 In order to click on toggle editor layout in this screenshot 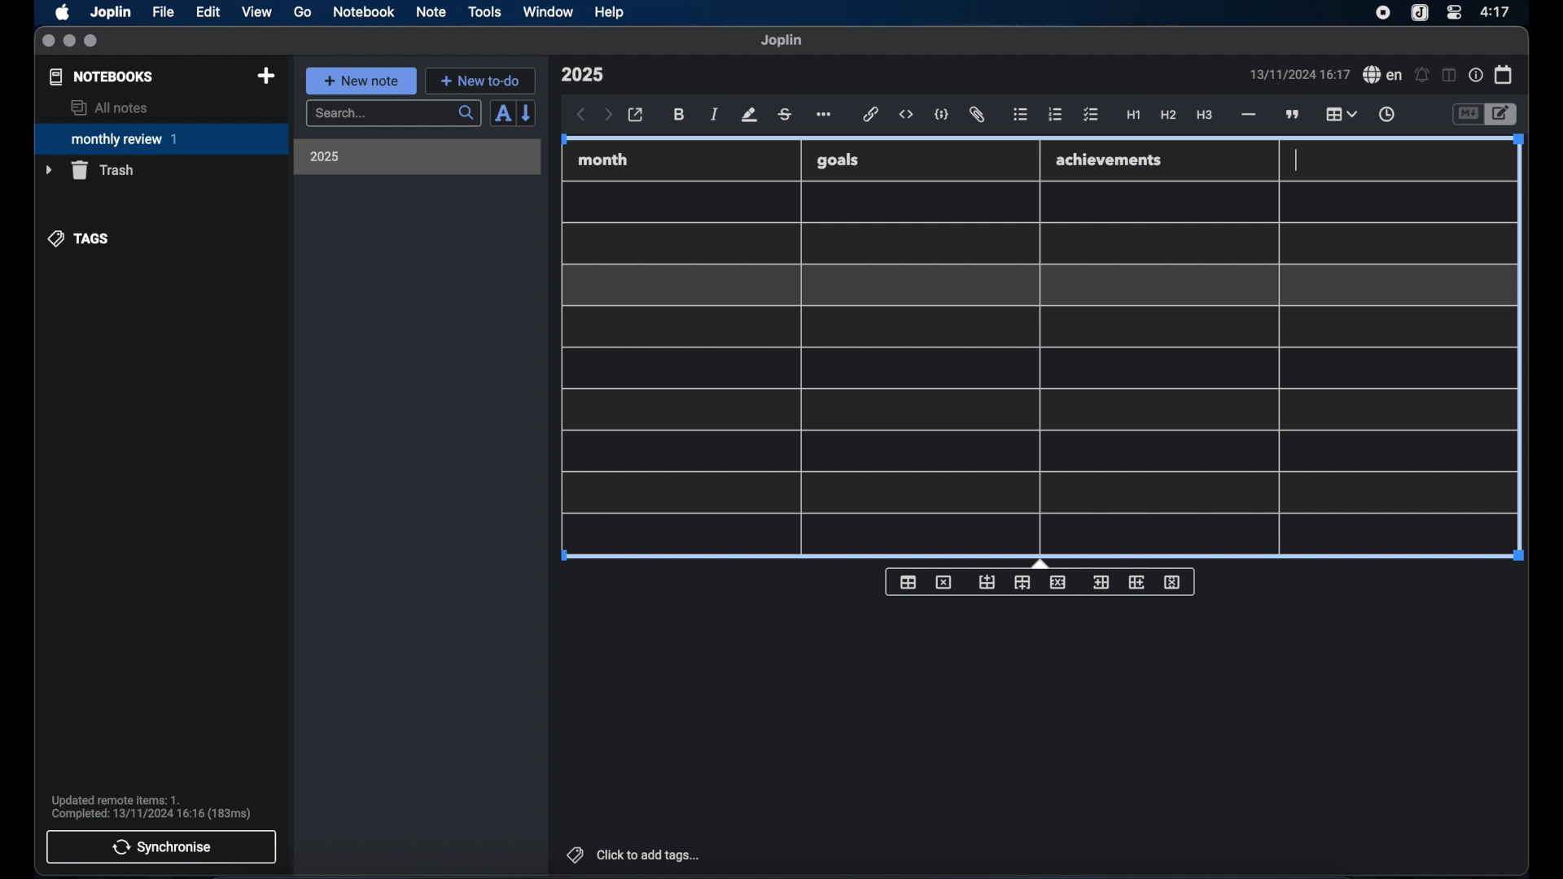, I will do `click(1450, 75)`.